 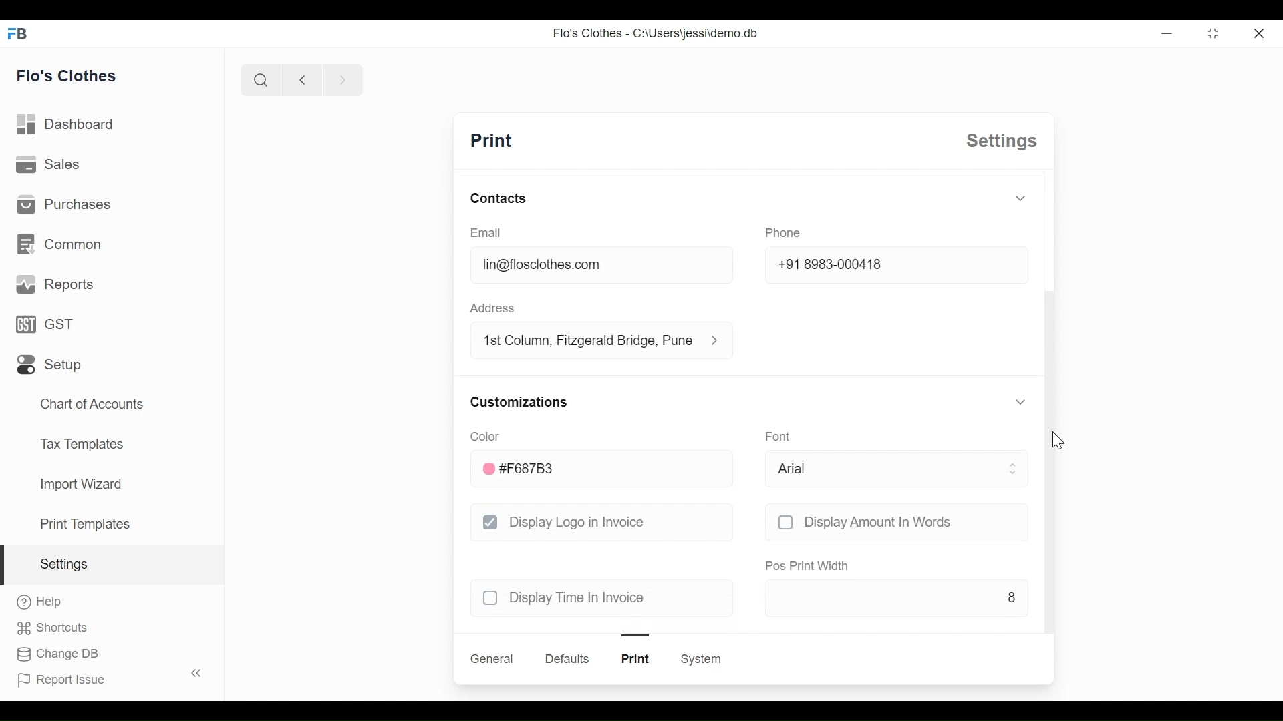 What do you see at coordinates (656, 33) in the screenshot?
I see `Flo's Clothes - C:\Users\jessi\demo.db` at bounding box center [656, 33].